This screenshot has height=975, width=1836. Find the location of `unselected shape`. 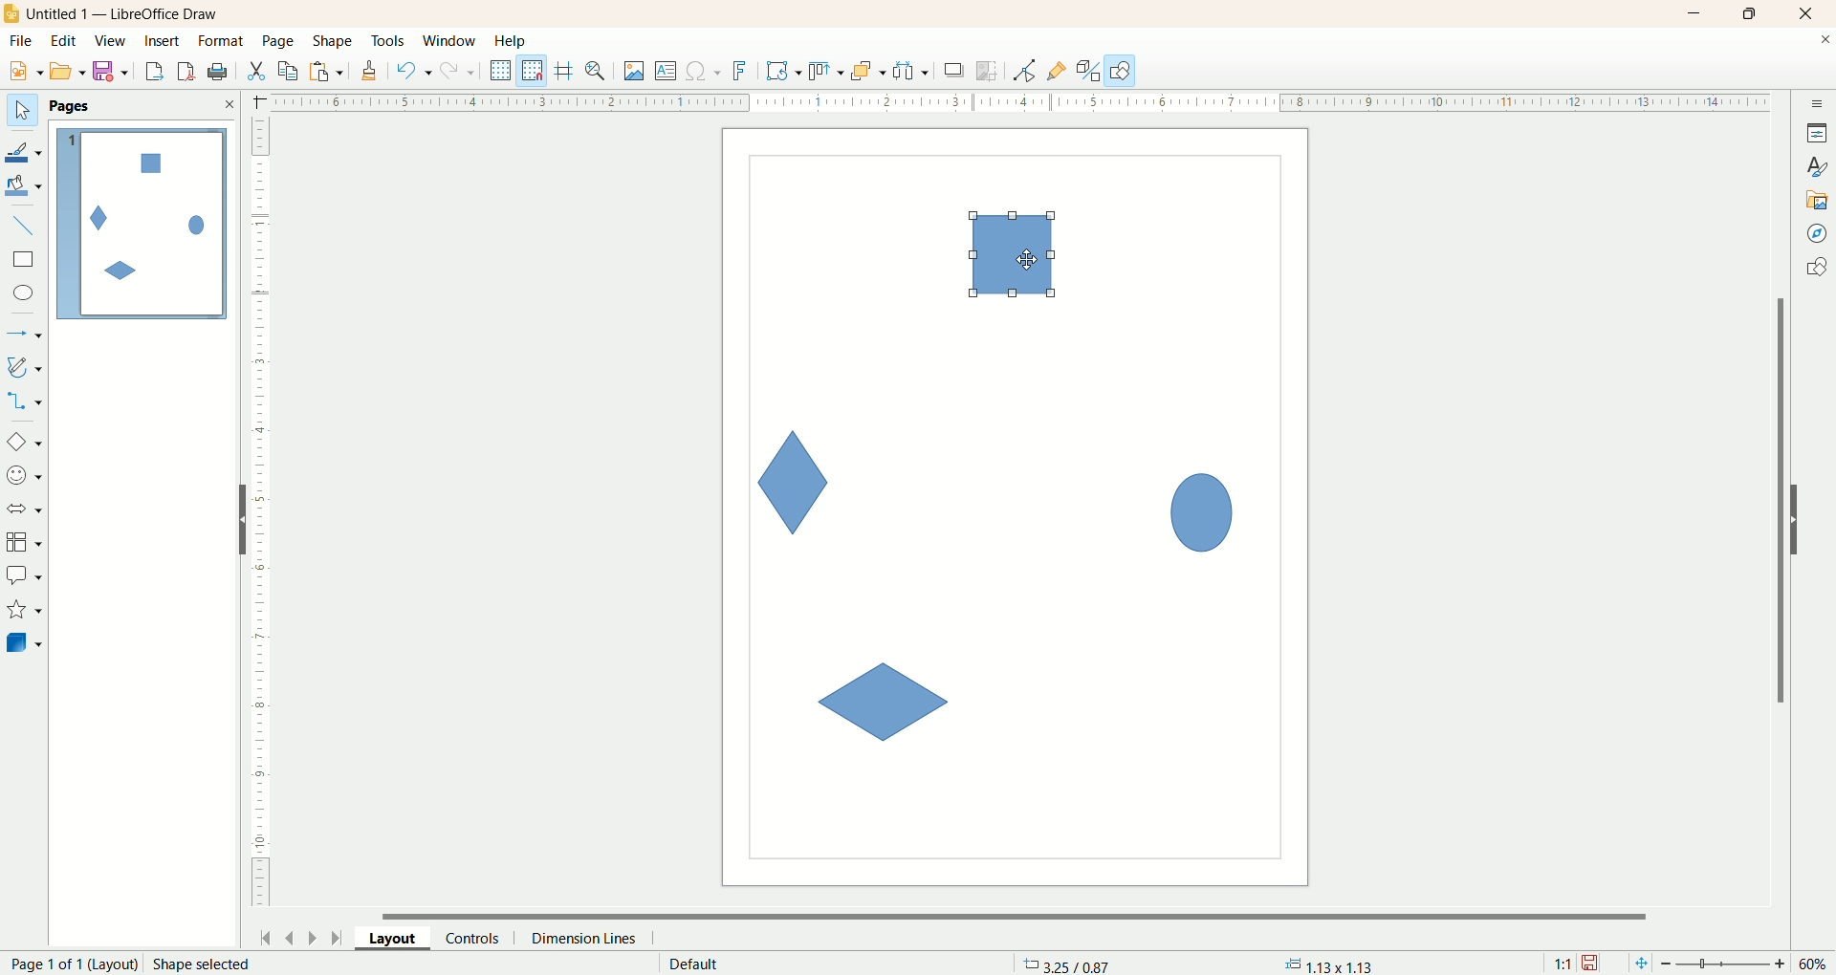

unselected shape is located at coordinates (1202, 509).